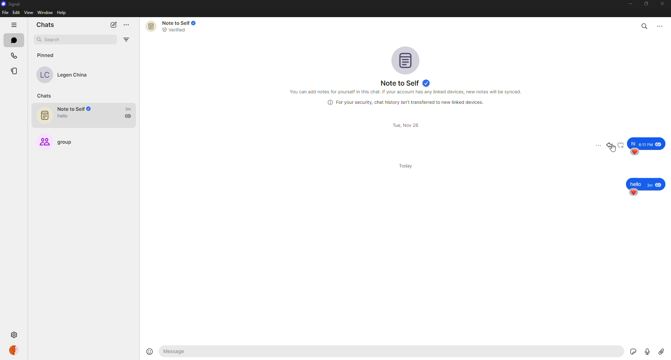 The height and width of the screenshot is (360, 671). What do you see at coordinates (645, 351) in the screenshot?
I see `record` at bounding box center [645, 351].